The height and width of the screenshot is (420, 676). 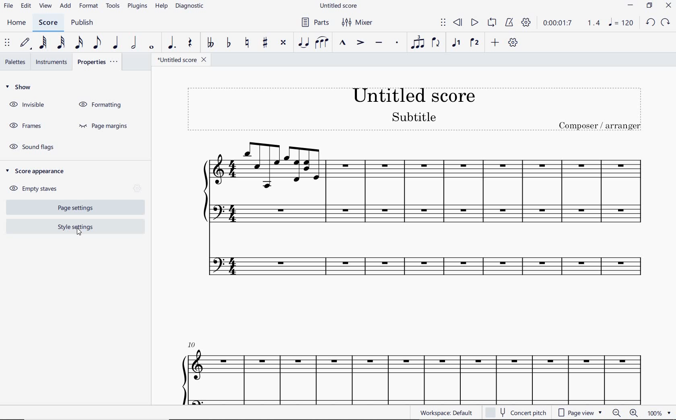 What do you see at coordinates (437, 43) in the screenshot?
I see `FLIP DIRECTION` at bounding box center [437, 43].